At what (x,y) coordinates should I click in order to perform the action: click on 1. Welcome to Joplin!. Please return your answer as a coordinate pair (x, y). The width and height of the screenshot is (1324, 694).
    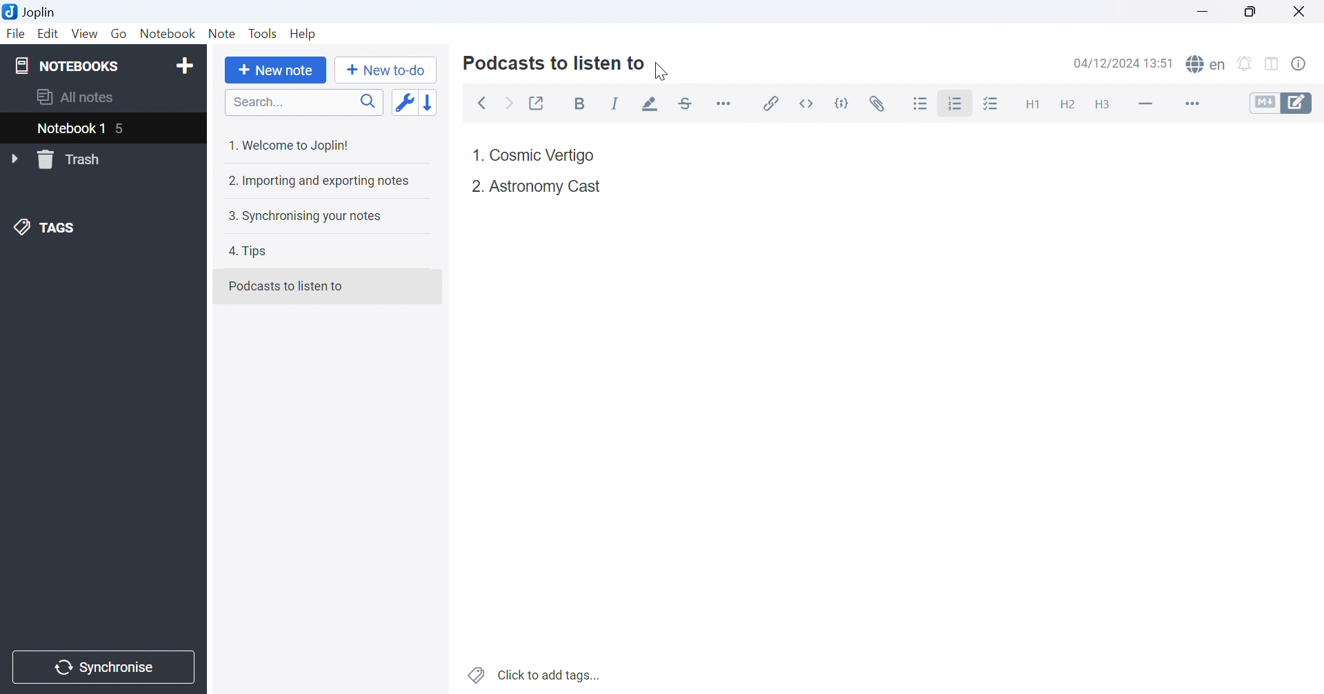
    Looking at the image, I should click on (291, 146).